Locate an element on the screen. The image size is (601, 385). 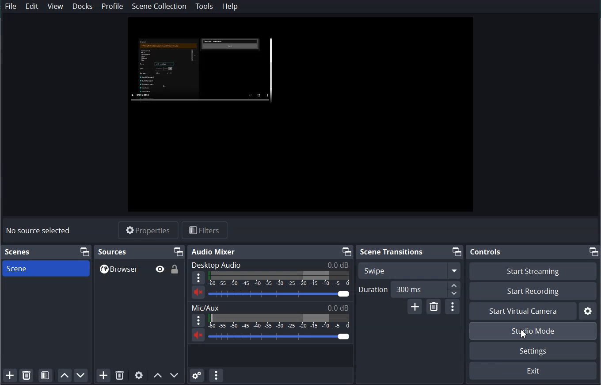
No source selected is located at coordinates (38, 231).